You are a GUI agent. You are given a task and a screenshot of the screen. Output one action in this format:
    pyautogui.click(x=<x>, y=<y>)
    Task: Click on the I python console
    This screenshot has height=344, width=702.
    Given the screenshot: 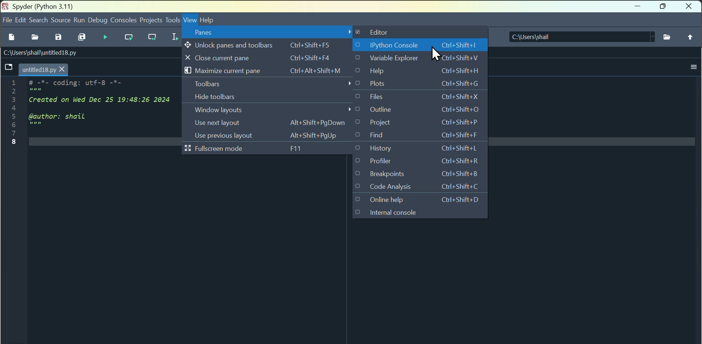 What is the action you would take?
    pyautogui.click(x=419, y=45)
    